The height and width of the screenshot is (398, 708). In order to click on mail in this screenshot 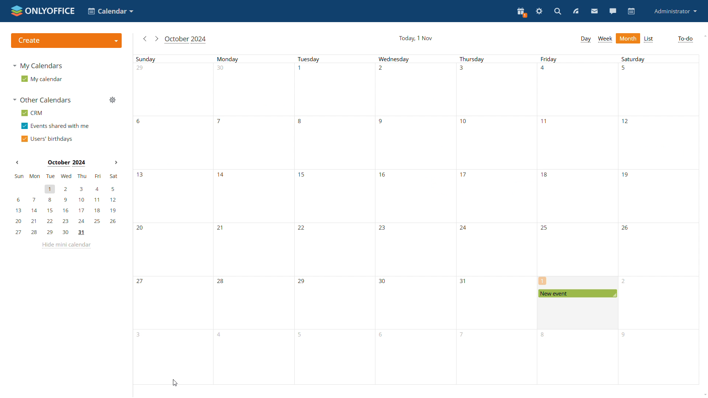, I will do `click(594, 11)`.